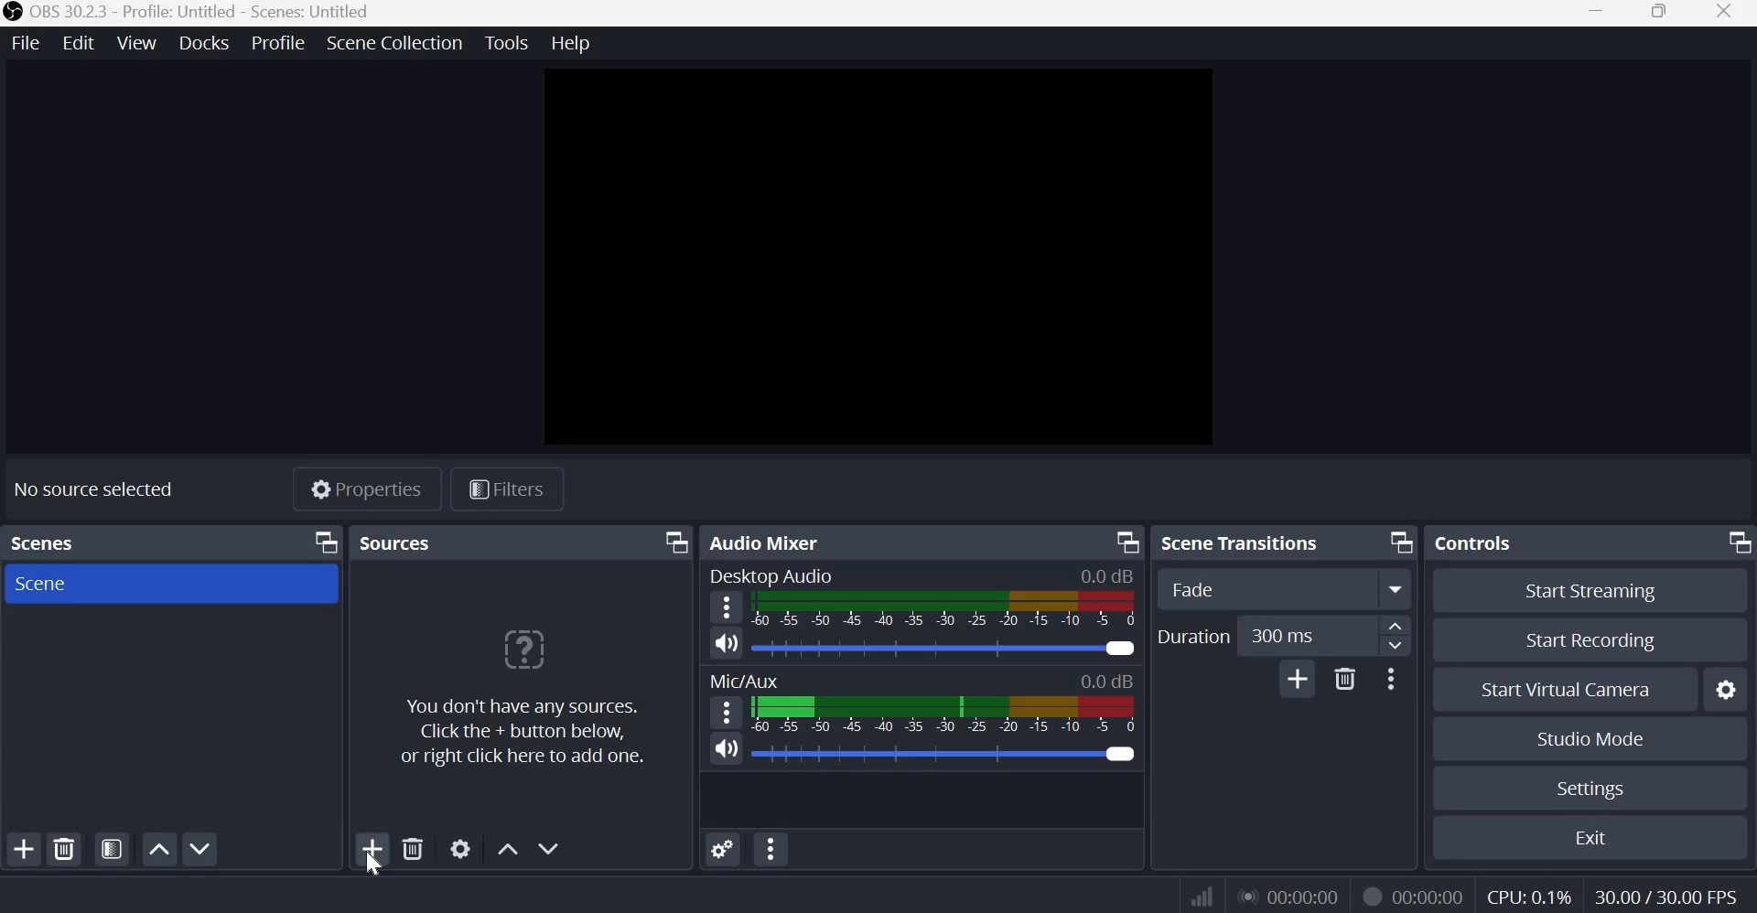 The height and width of the screenshot is (913, 1757). What do you see at coordinates (1299, 635) in the screenshot?
I see `300 ms` at bounding box center [1299, 635].